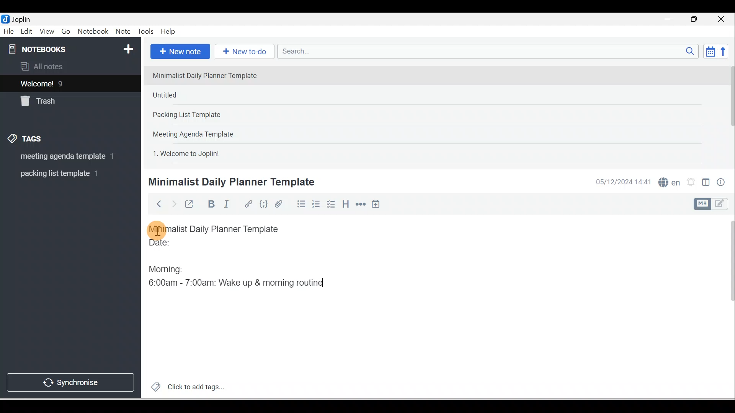 Image resolution: width=735 pixels, height=413 pixels. I want to click on Note 4, so click(204, 132).